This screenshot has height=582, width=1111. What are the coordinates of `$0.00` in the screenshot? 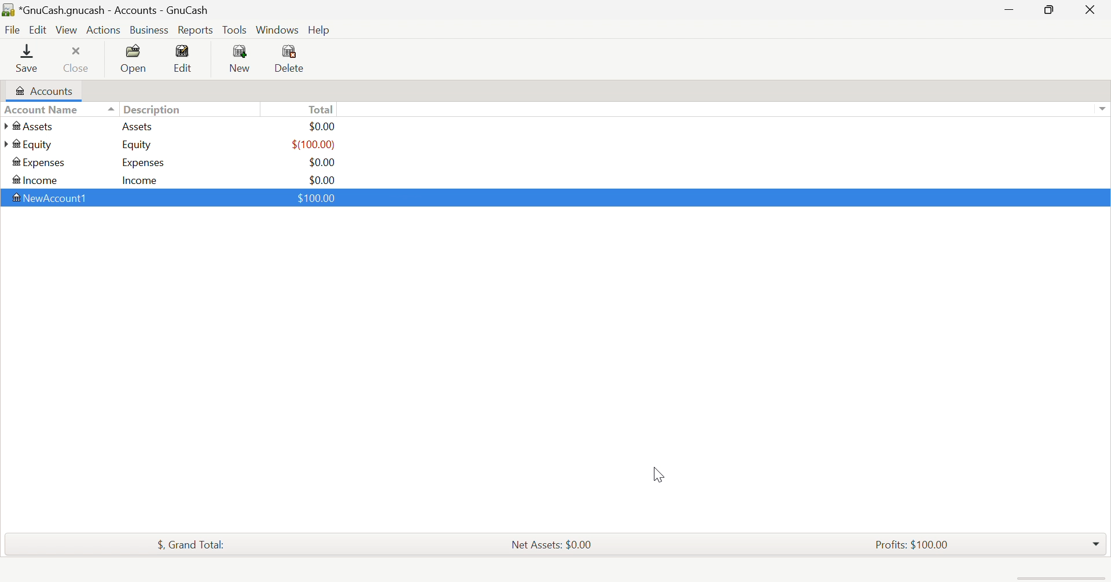 It's located at (323, 161).